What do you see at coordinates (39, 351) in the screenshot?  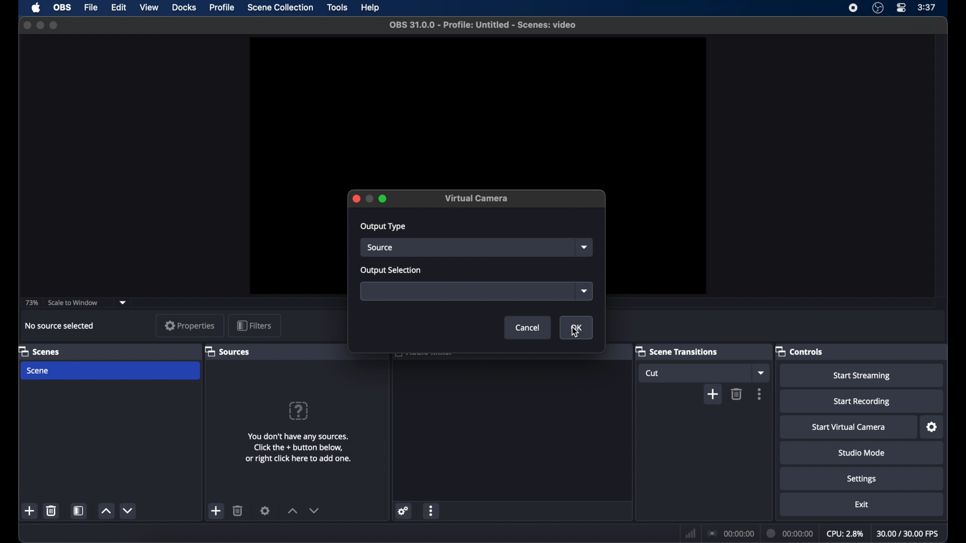 I see `scenes` at bounding box center [39, 351].